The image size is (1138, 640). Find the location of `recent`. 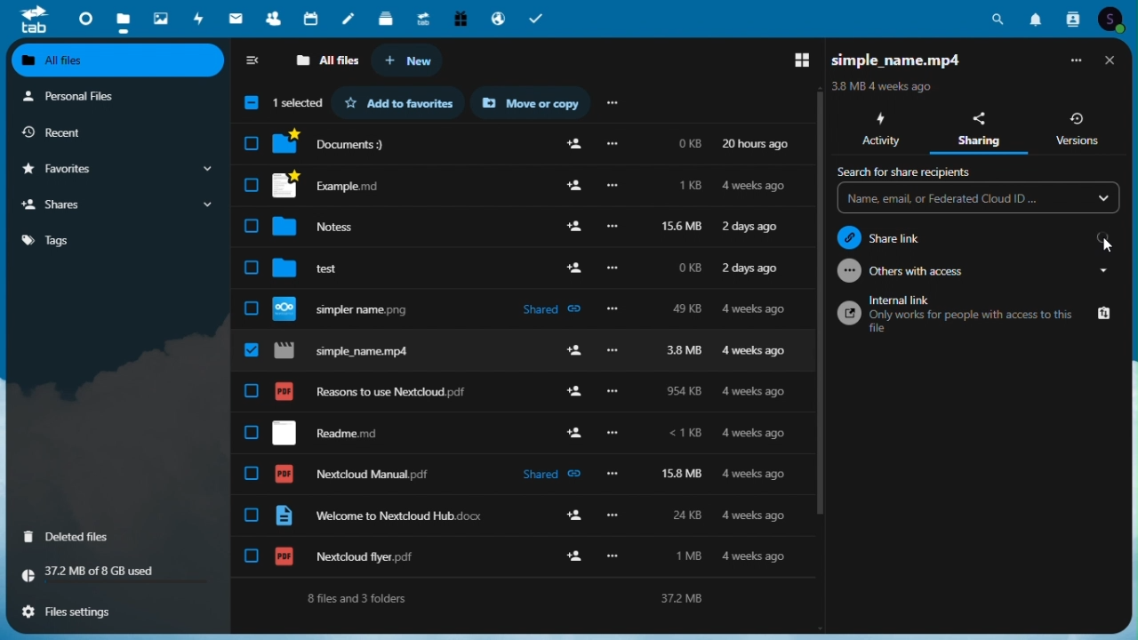

recent is located at coordinates (108, 132).